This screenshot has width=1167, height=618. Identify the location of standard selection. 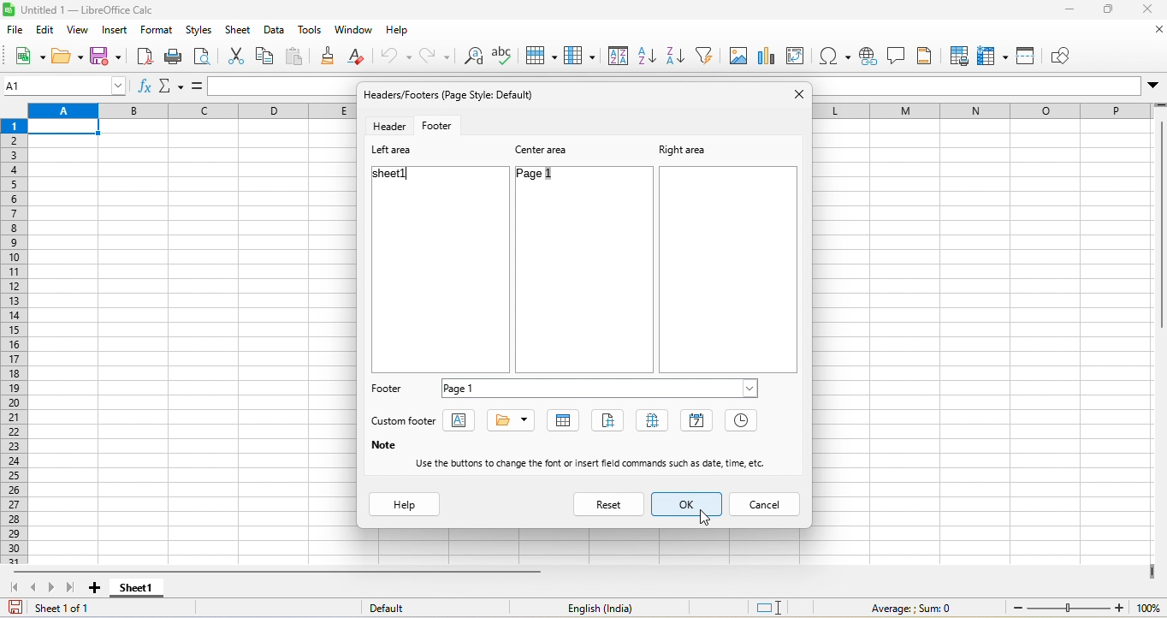
(775, 609).